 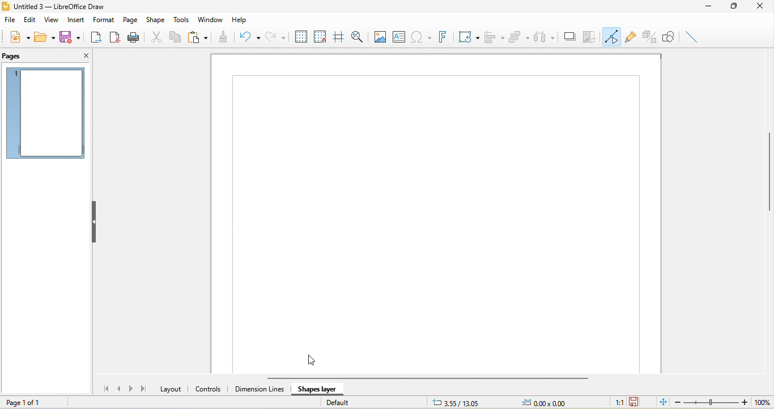 I want to click on 0.00x0.00, so click(x=552, y=402).